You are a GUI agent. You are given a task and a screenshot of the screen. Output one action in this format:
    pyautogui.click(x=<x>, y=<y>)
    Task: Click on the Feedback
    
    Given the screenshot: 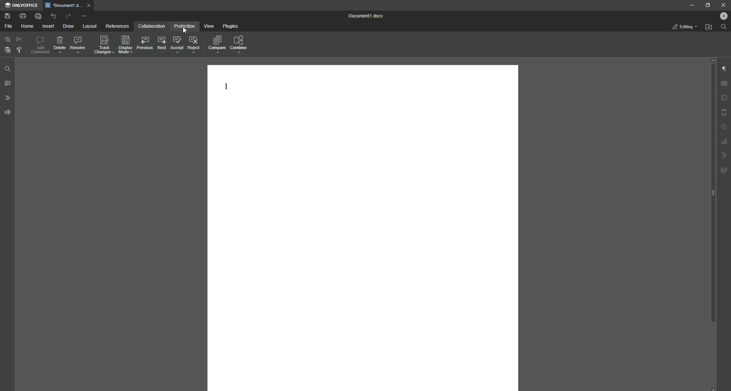 What is the action you would take?
    pyautogui.click(x=7, y=113)
    